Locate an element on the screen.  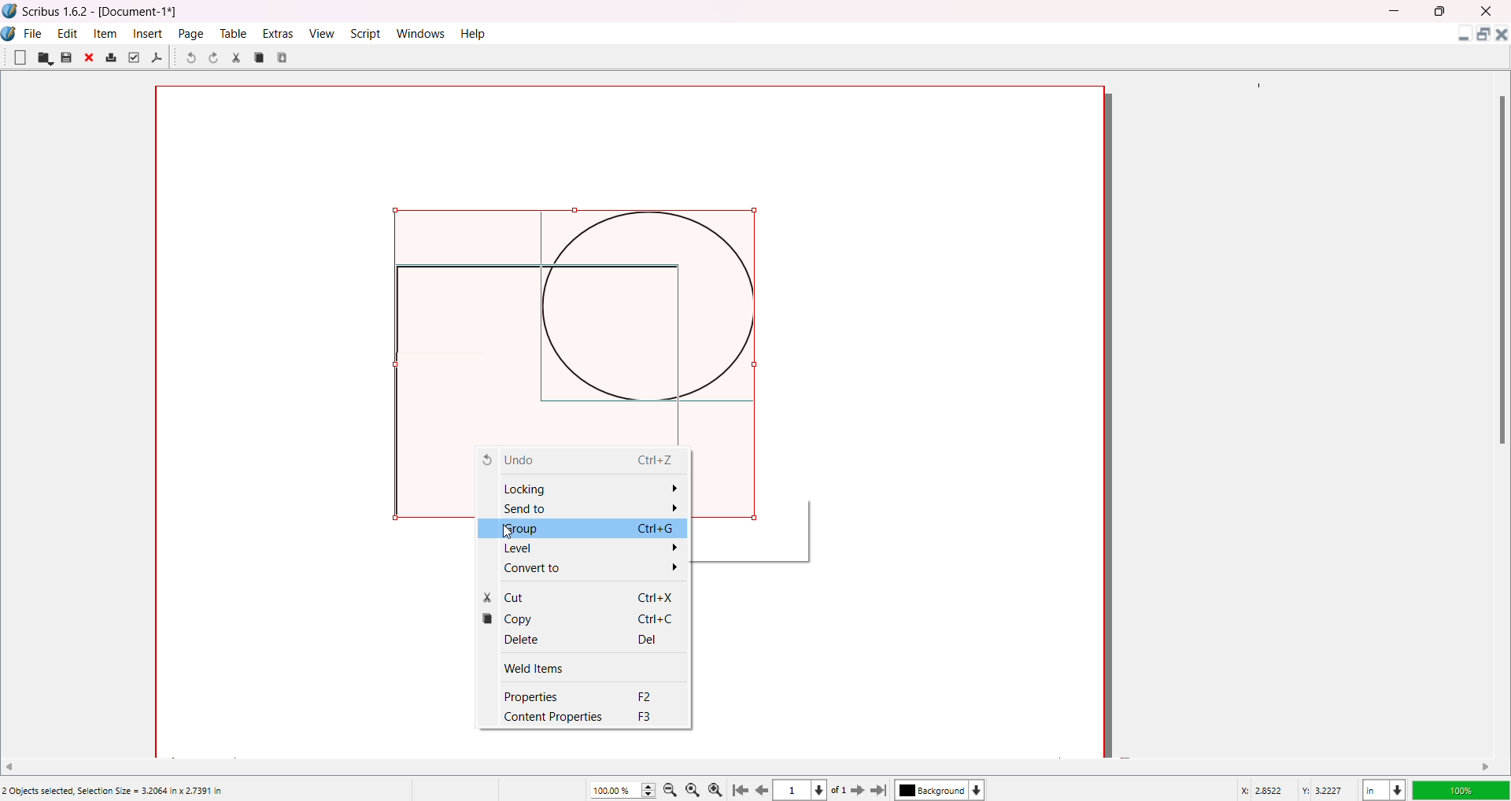
New is located at coordinates (20, 57).